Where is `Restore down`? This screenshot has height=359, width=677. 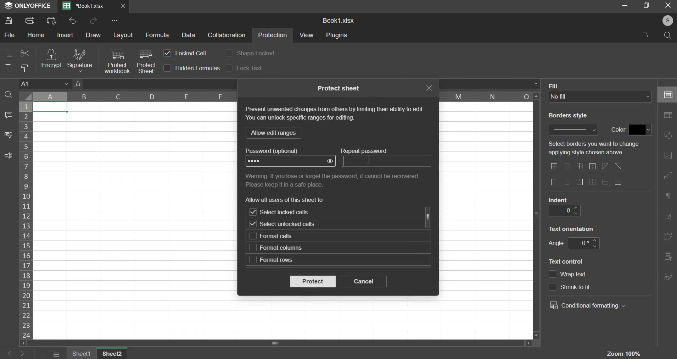 Restore down is located at coordinates (625, 5).